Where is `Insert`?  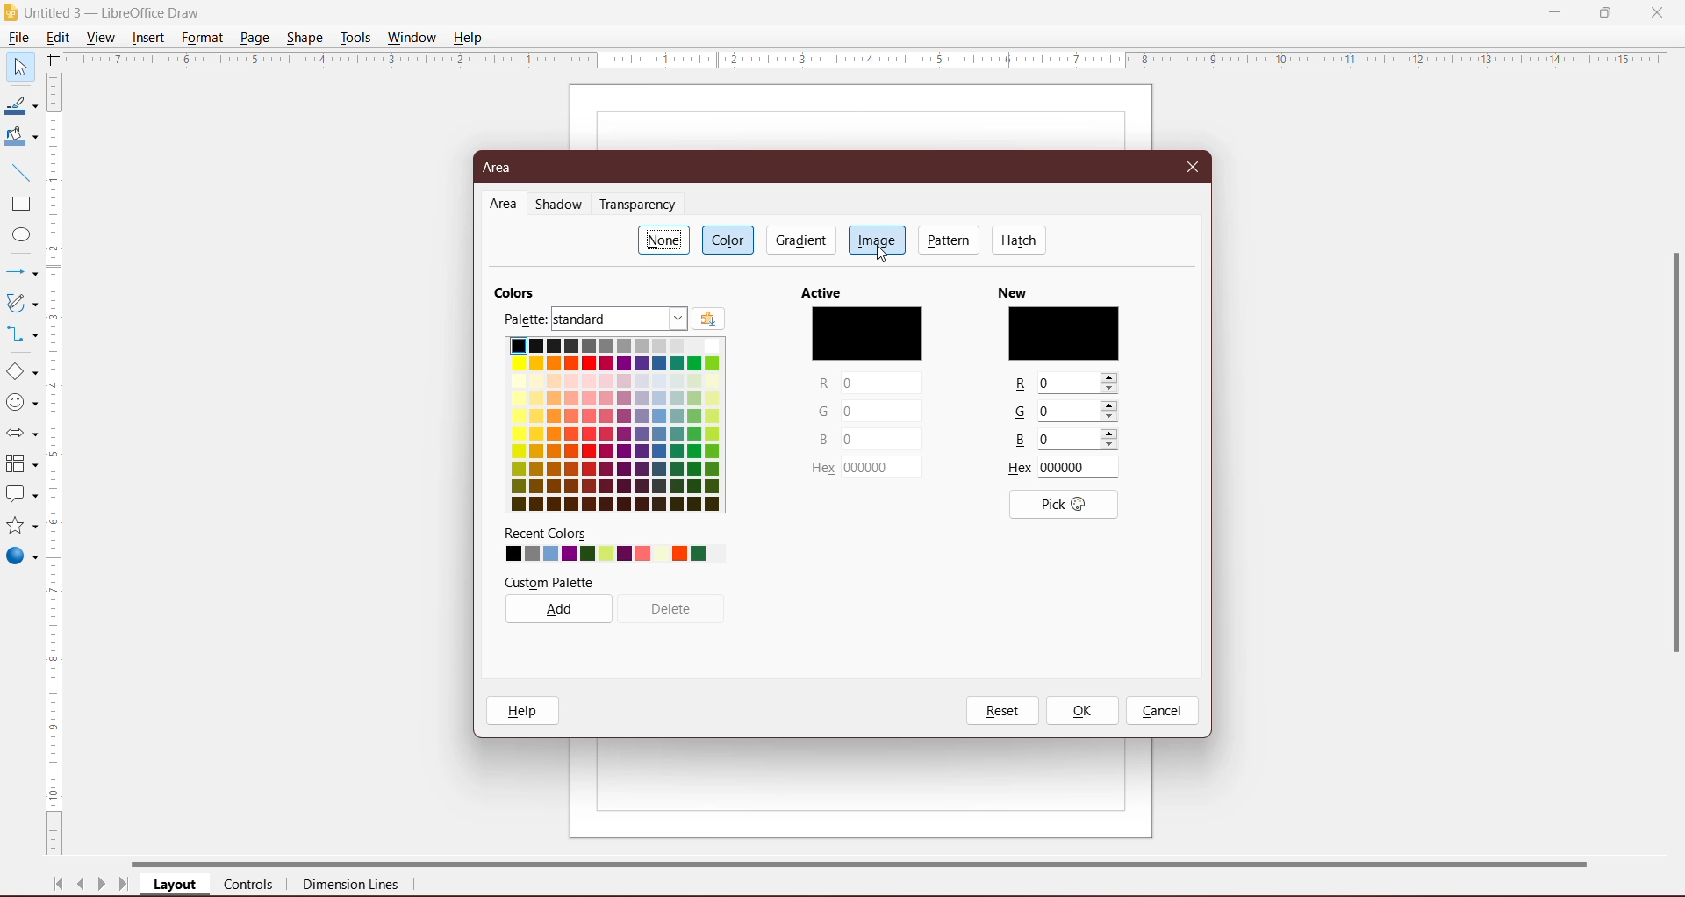
Insert is located at coordinates (149, 38).